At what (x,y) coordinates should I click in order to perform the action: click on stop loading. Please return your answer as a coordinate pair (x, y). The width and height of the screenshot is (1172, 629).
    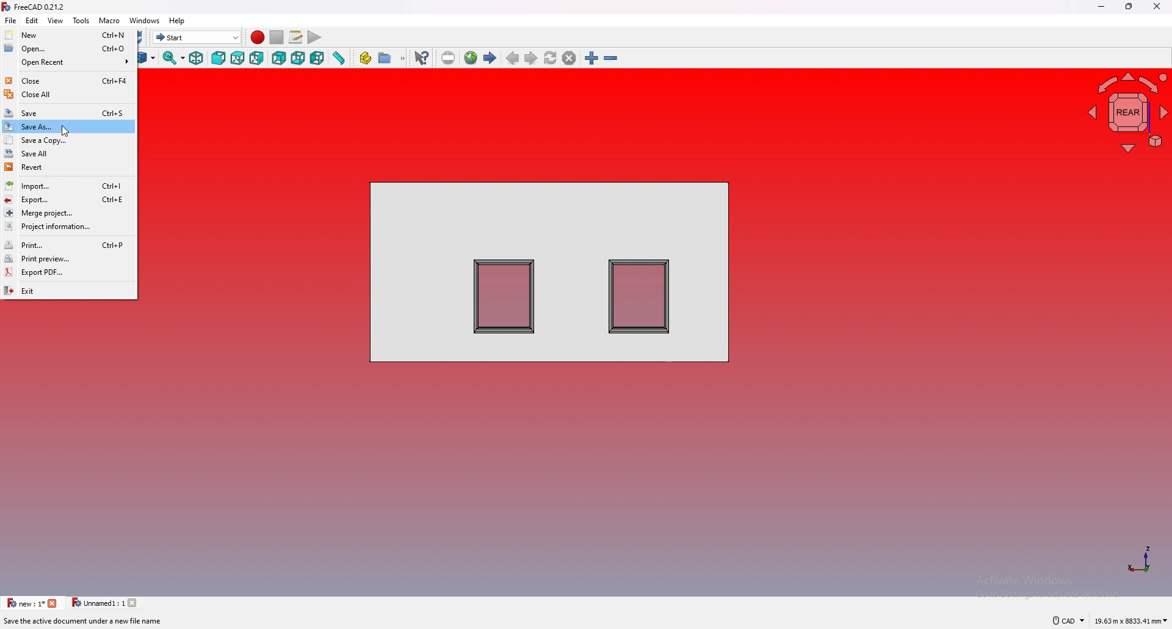
    Looking at the image, I should click on (570, 58).